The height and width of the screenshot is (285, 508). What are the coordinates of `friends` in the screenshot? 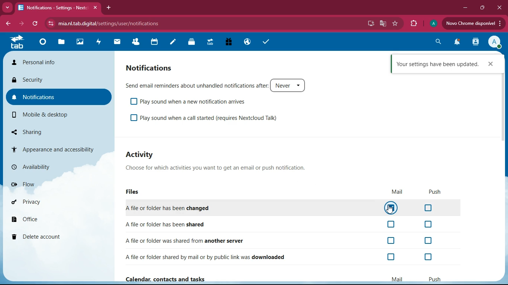 It's located at (136, 42).